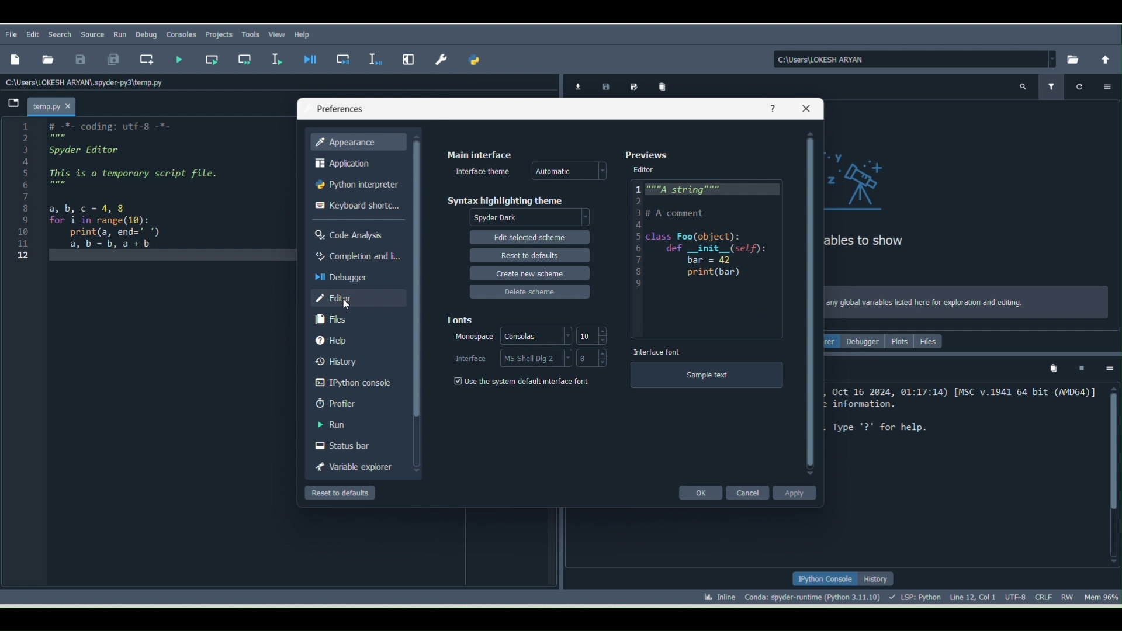  Describe the element at coordinates (916, 595) in the screenshot. I see `Completions, linting, code folding and symbols status` at that location.